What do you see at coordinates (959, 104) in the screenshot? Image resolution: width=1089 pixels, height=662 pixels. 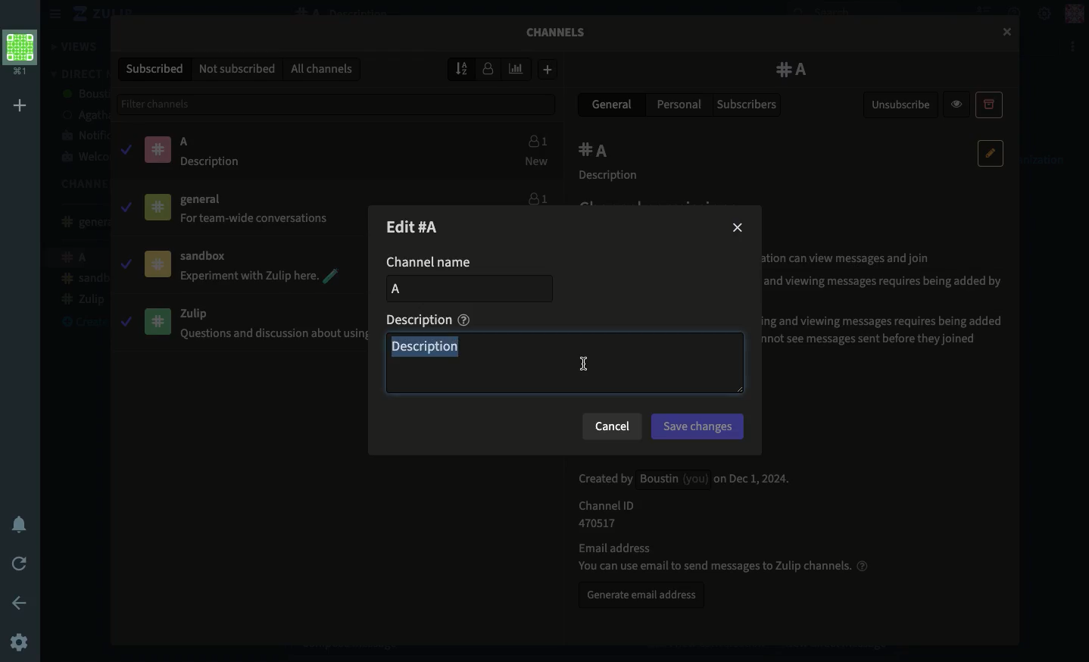 I see `Preview` at bounding box center [959, 104].